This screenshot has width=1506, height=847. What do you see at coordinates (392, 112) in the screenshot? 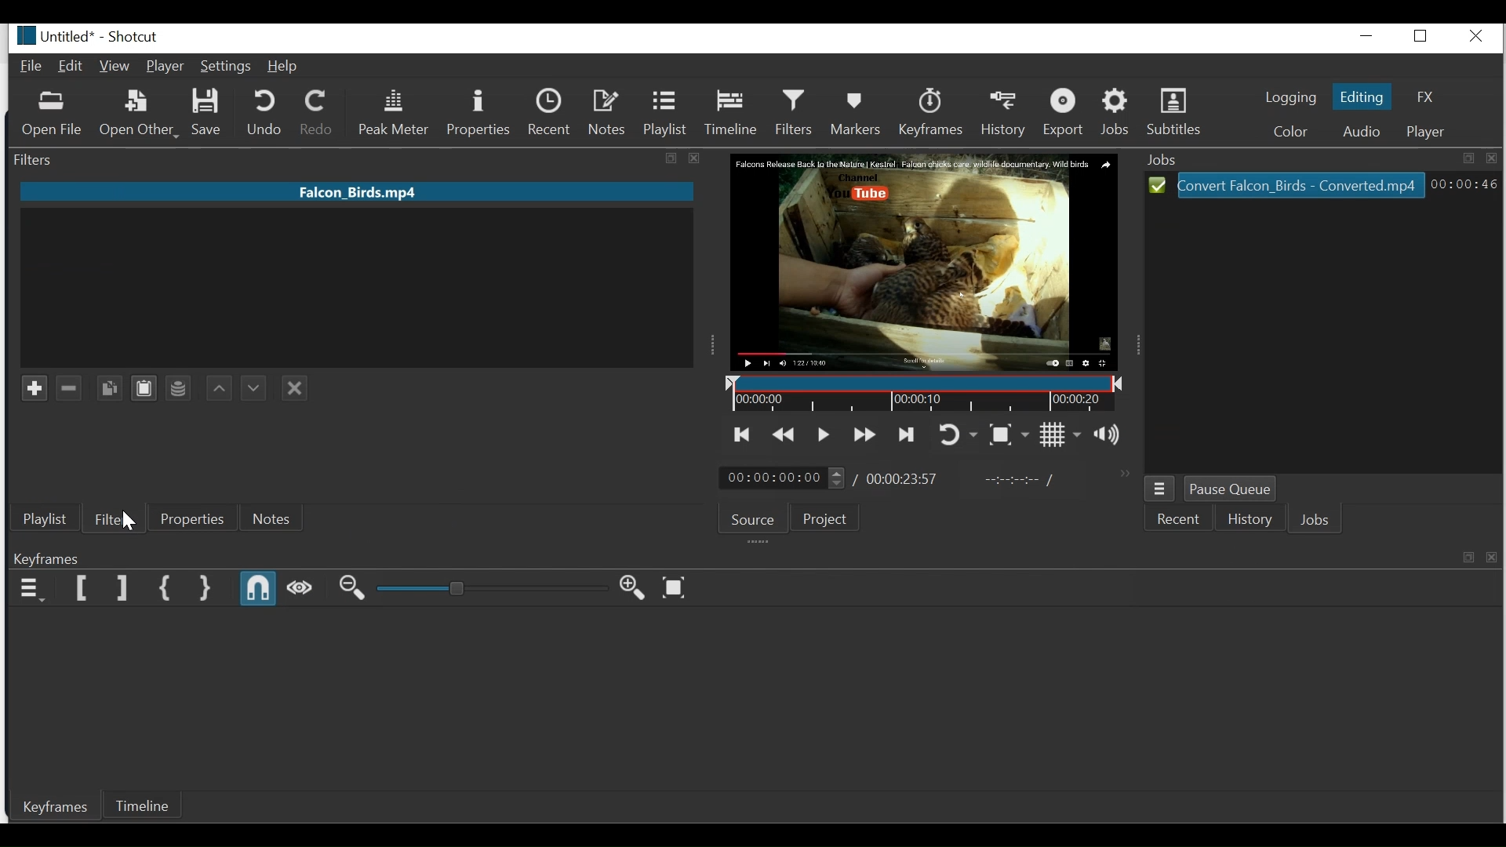
I see `Peak Meter` at bounding box center [392, 112].